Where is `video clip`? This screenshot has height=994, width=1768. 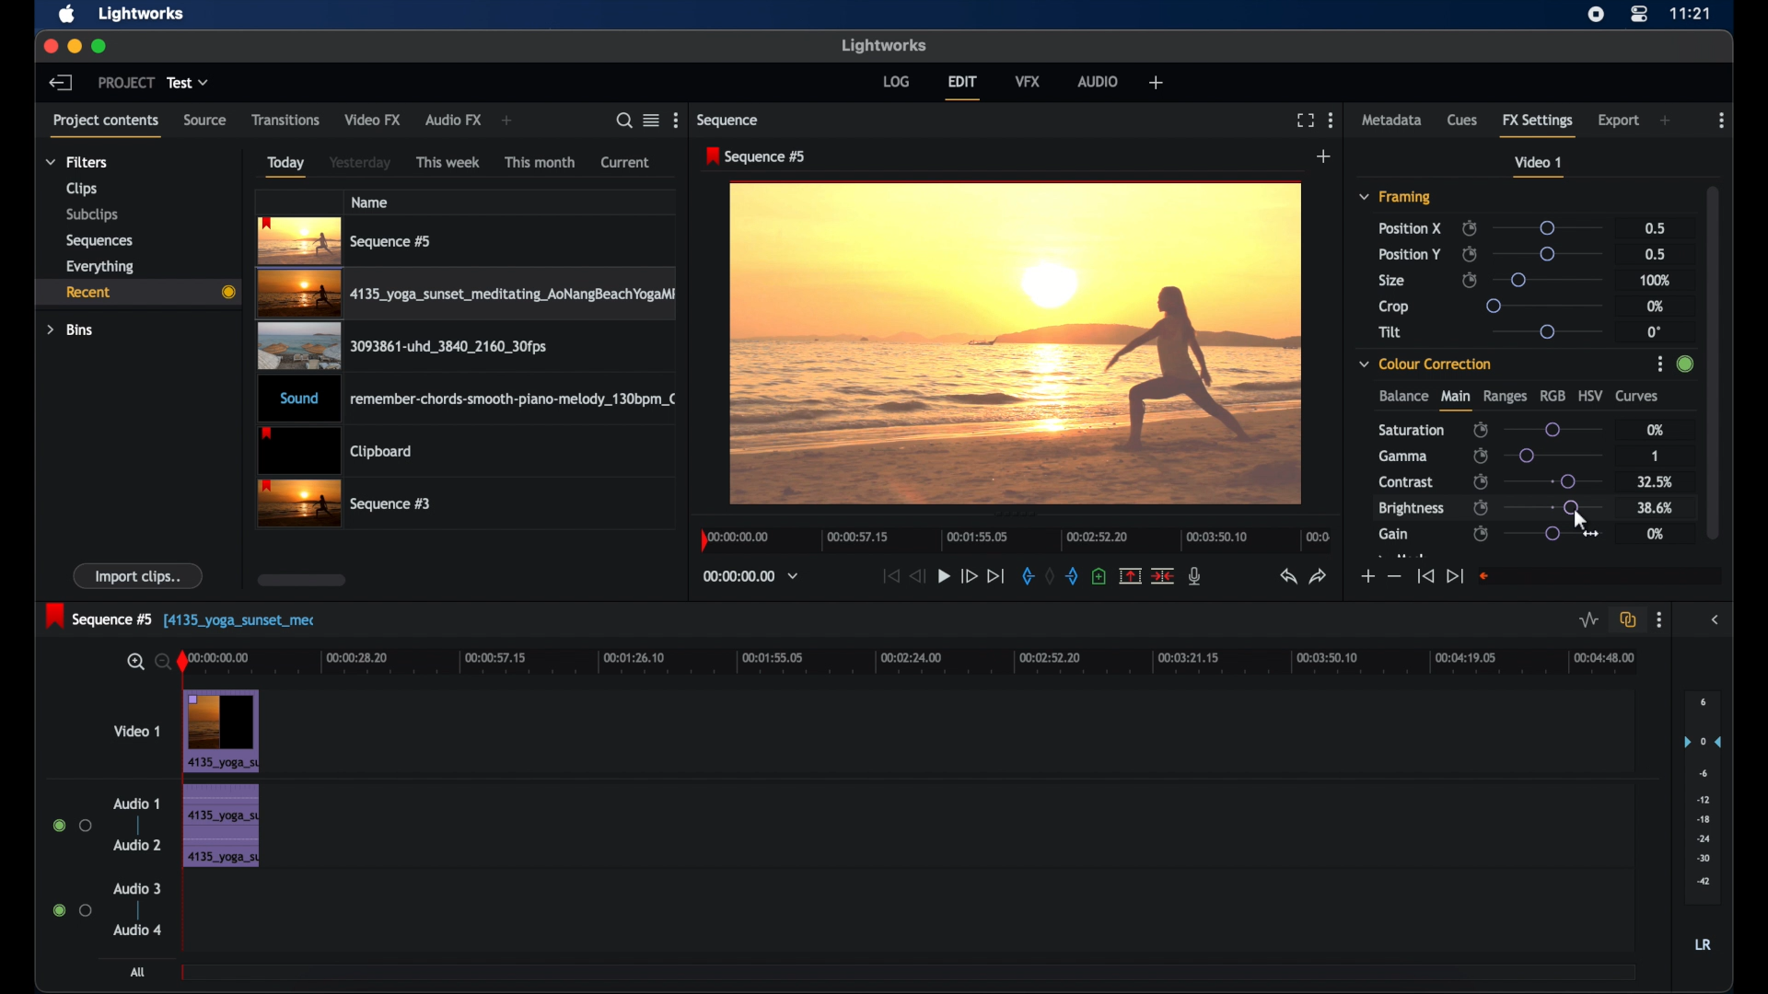 video clip is located at coordinates (400, 350).